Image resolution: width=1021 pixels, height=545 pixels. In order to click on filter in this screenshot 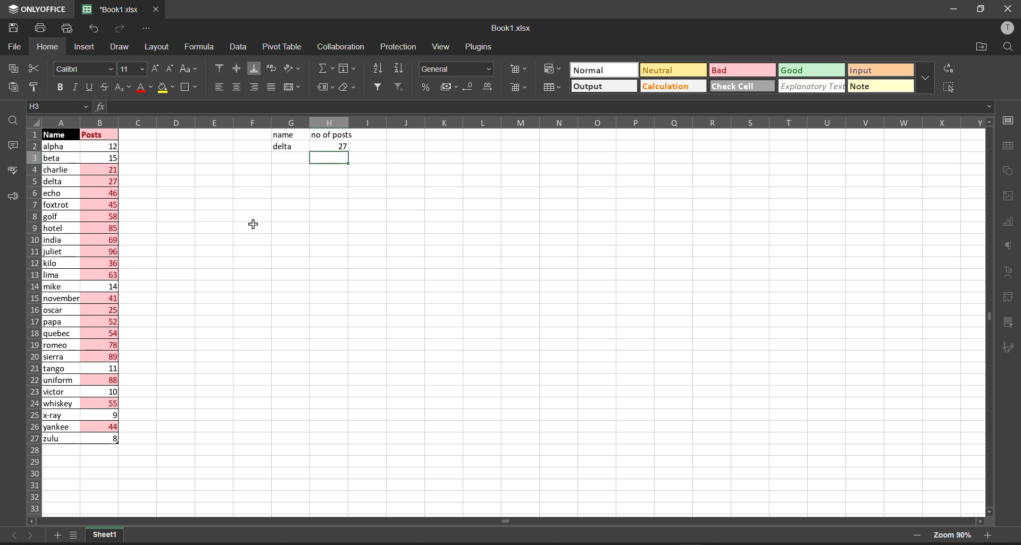, I will do `click(377, 86)`.